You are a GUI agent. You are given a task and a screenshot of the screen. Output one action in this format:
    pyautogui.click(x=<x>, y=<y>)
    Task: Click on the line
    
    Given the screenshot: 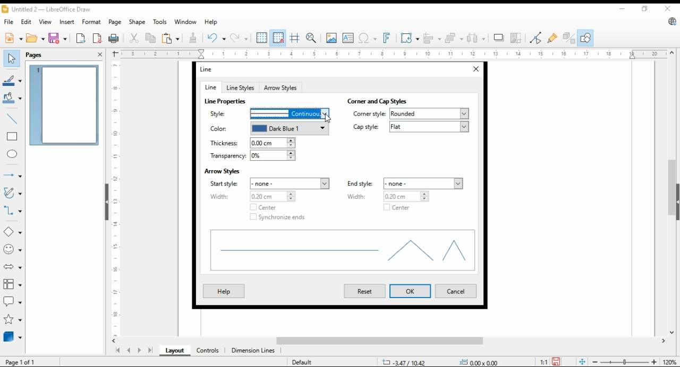 What is the action you would take?
    pyautogui.click(x=210, y=87)
    